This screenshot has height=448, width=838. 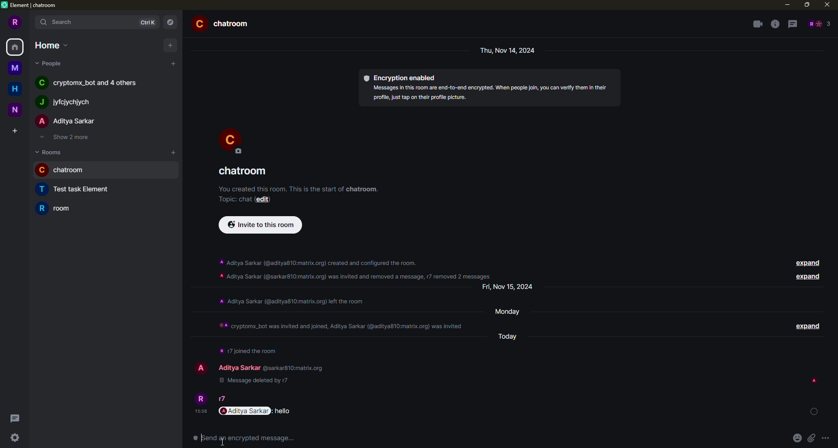 What do you see at coordinates (235, 139) in the screenshot?
I see `profile` at bounding box center [235, 139].